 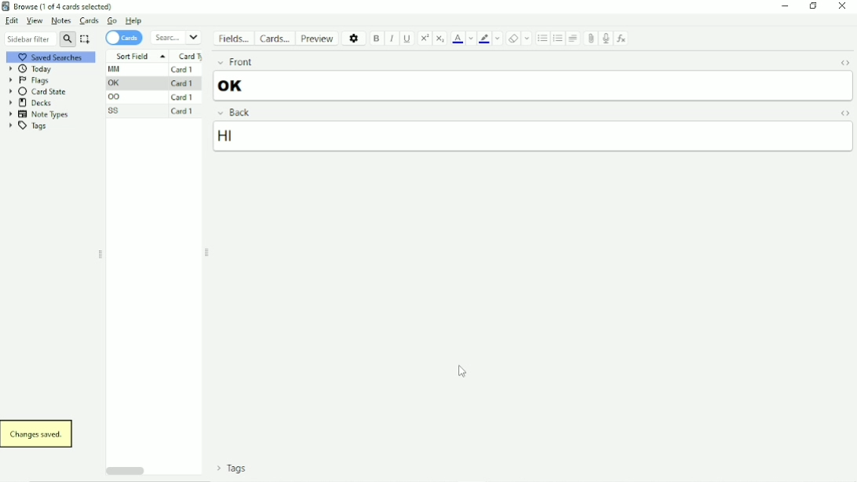 What do you see at coordinates (513, 38) in the screenshot?
I see `Remove formatting` at bounding box center [513, 38].